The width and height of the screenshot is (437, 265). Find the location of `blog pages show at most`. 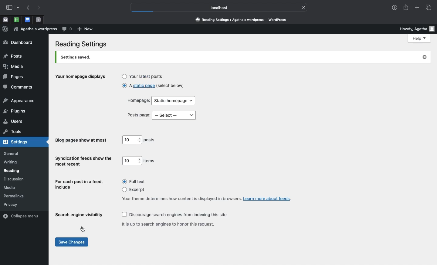

blog pages show at most is located at coordinates (81, 140).